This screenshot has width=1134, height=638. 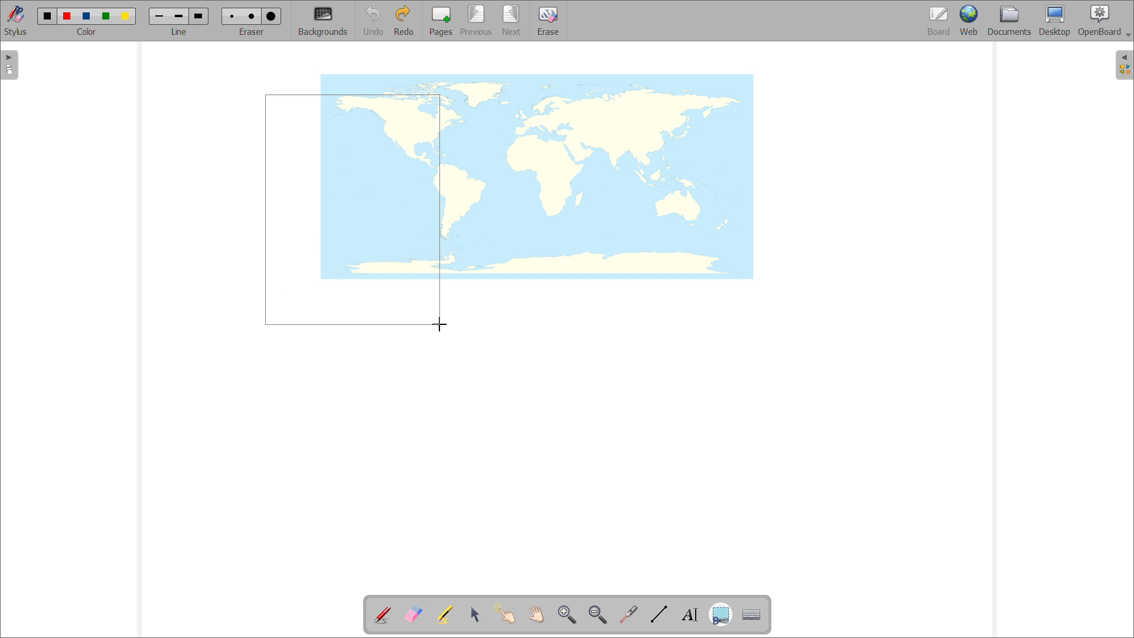 What do you see at coordinates (179, 31) in the screenshot?
I see `line` at bounding box center [179, 31].